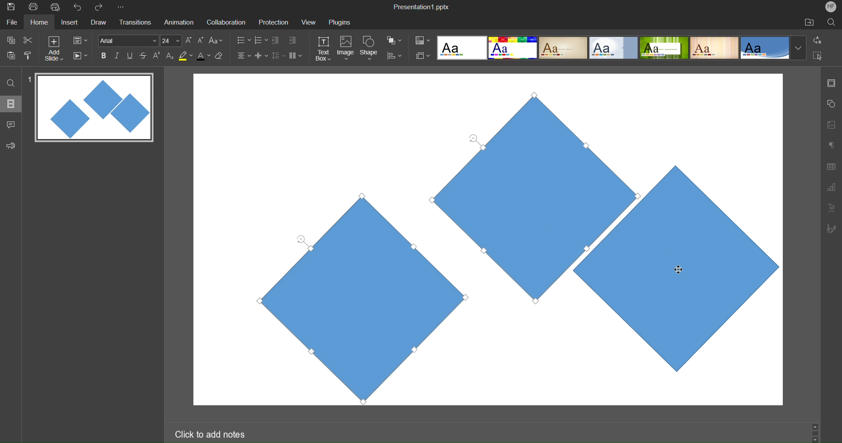 This screenshot has width=842, height=443. Describe the element at coordinates (394, 56) in the screenshot. I see `Align` at that location.